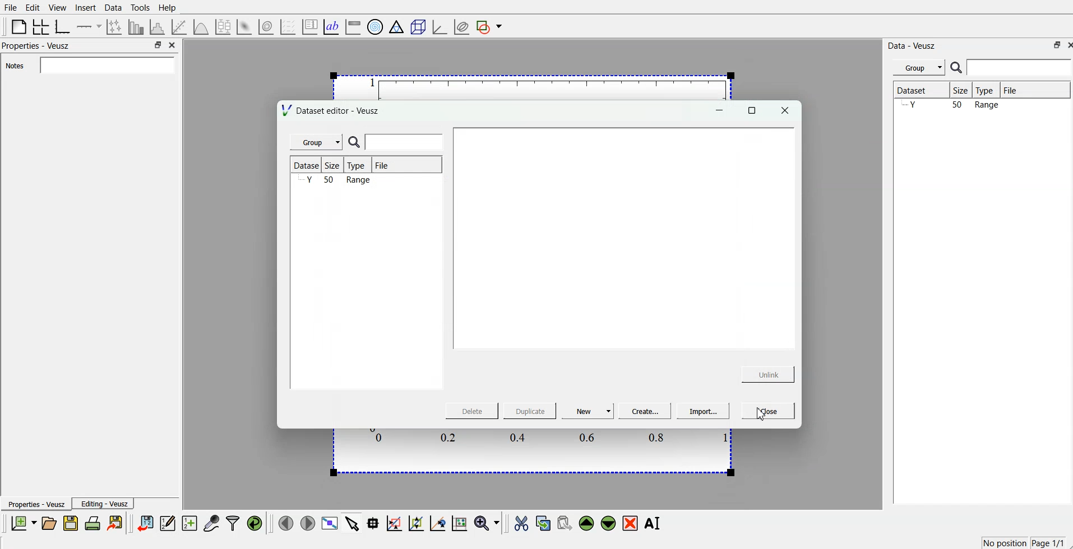  What do you see at coordinates (93, 524) in the screenshot?
I see `print document` at bounding box center [93, 524].